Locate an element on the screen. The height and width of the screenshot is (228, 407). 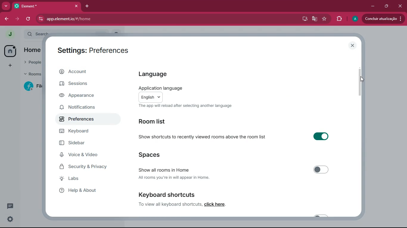
click here. is located at coordinates (215, 204).